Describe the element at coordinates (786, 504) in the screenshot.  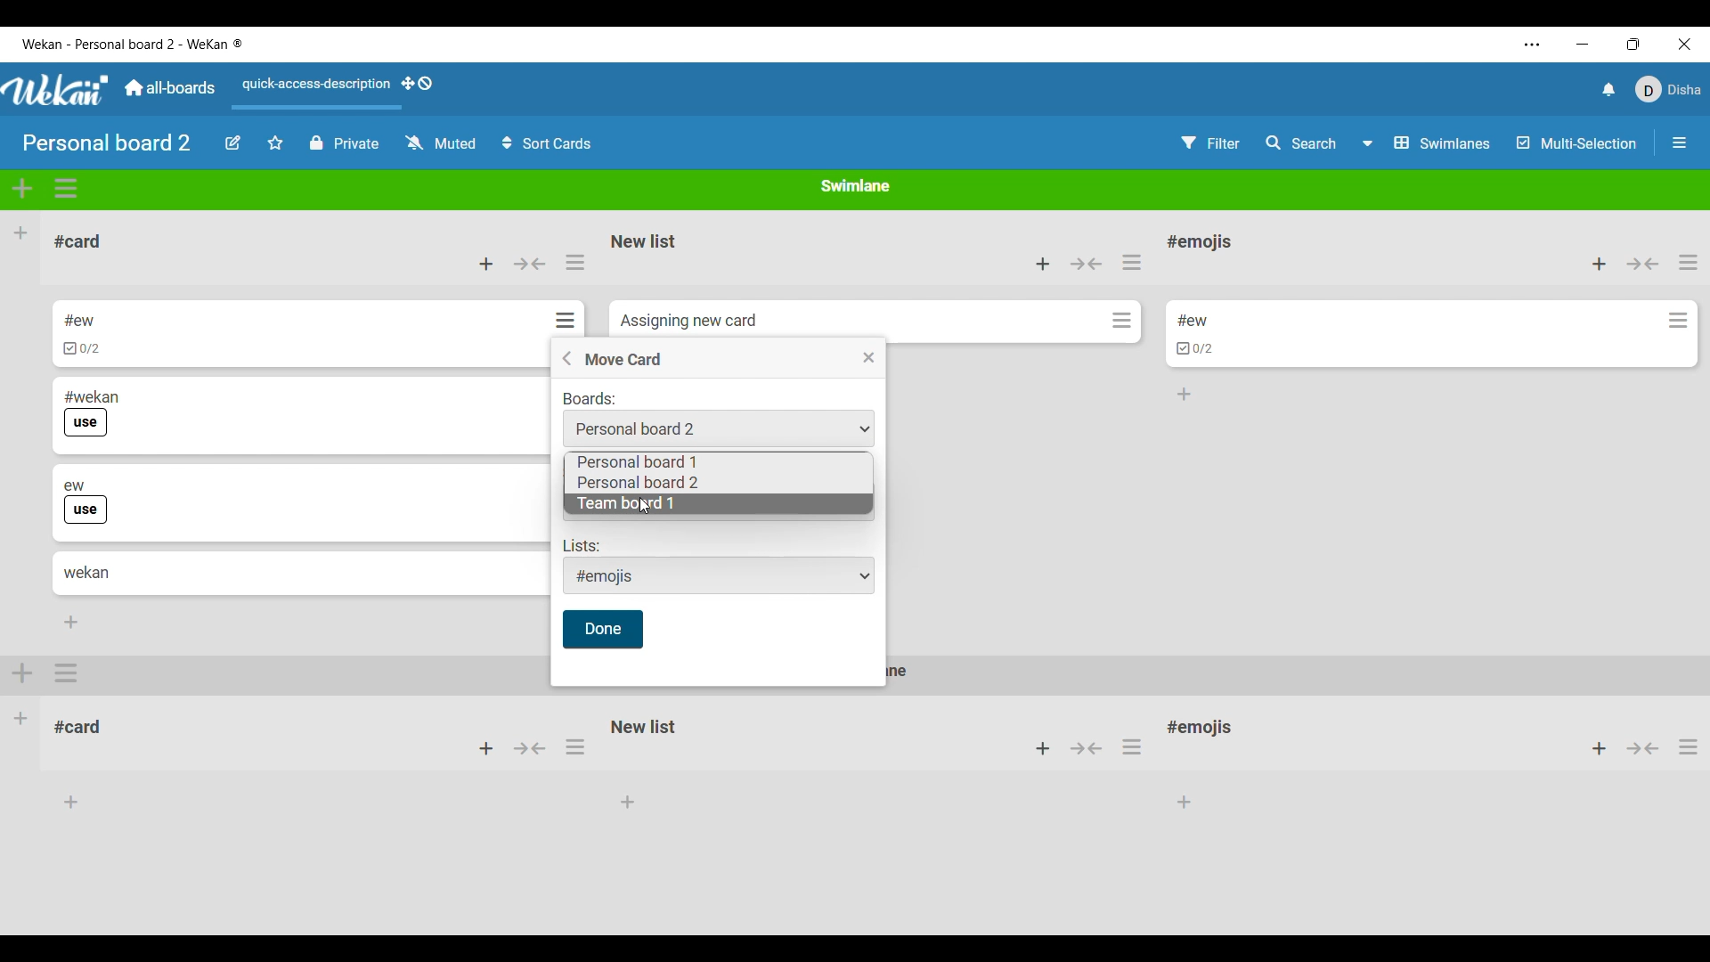
I see `Board highlighted by cursor` at that location.